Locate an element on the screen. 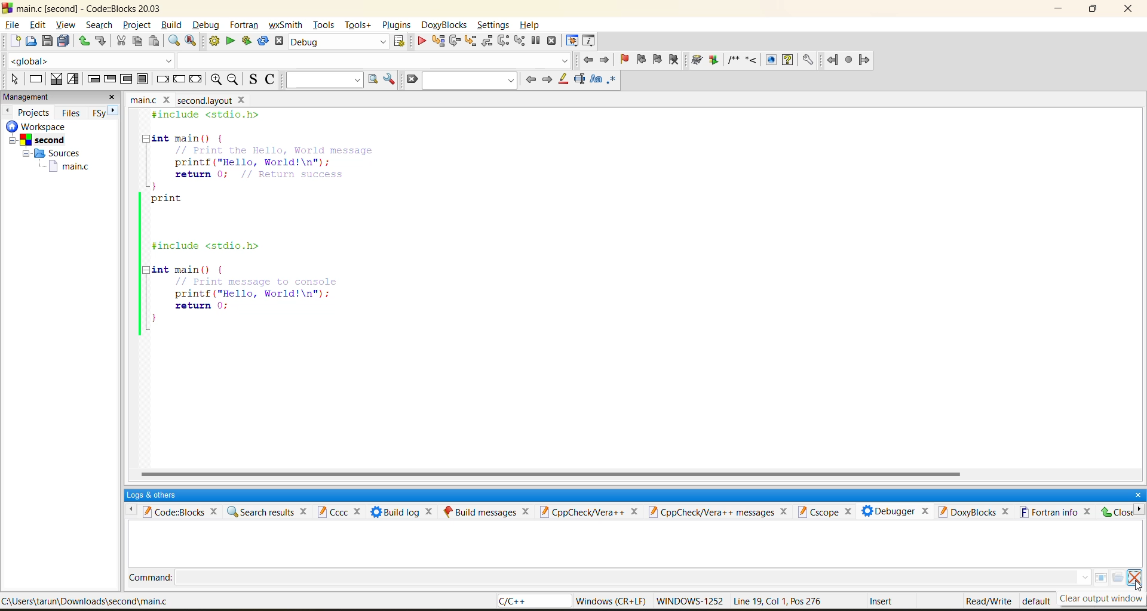 Image resolution: width=1147 pixels, height=611 pixels. selected text is located at coordinates (579, 80).